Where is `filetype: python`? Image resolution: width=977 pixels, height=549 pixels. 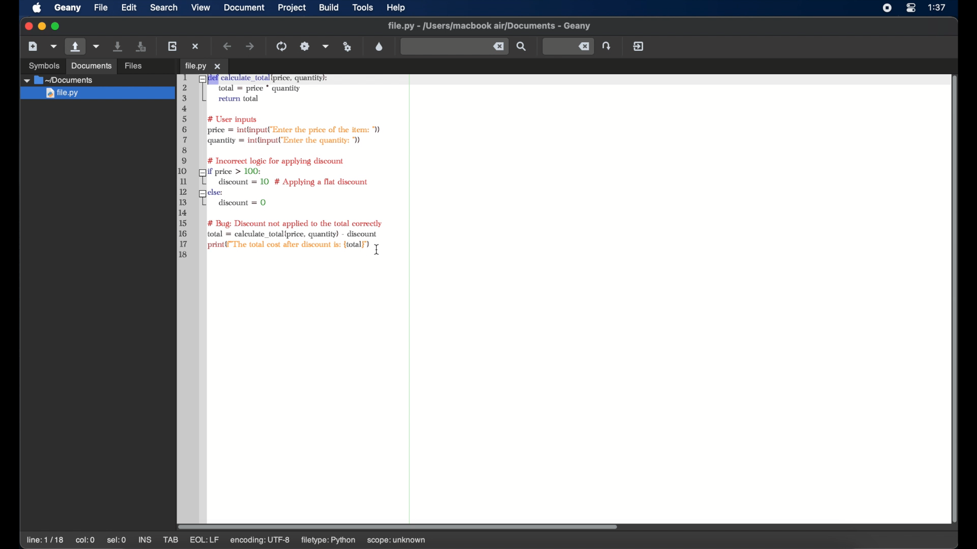
filetype: python is located at coordinates (329, 541).